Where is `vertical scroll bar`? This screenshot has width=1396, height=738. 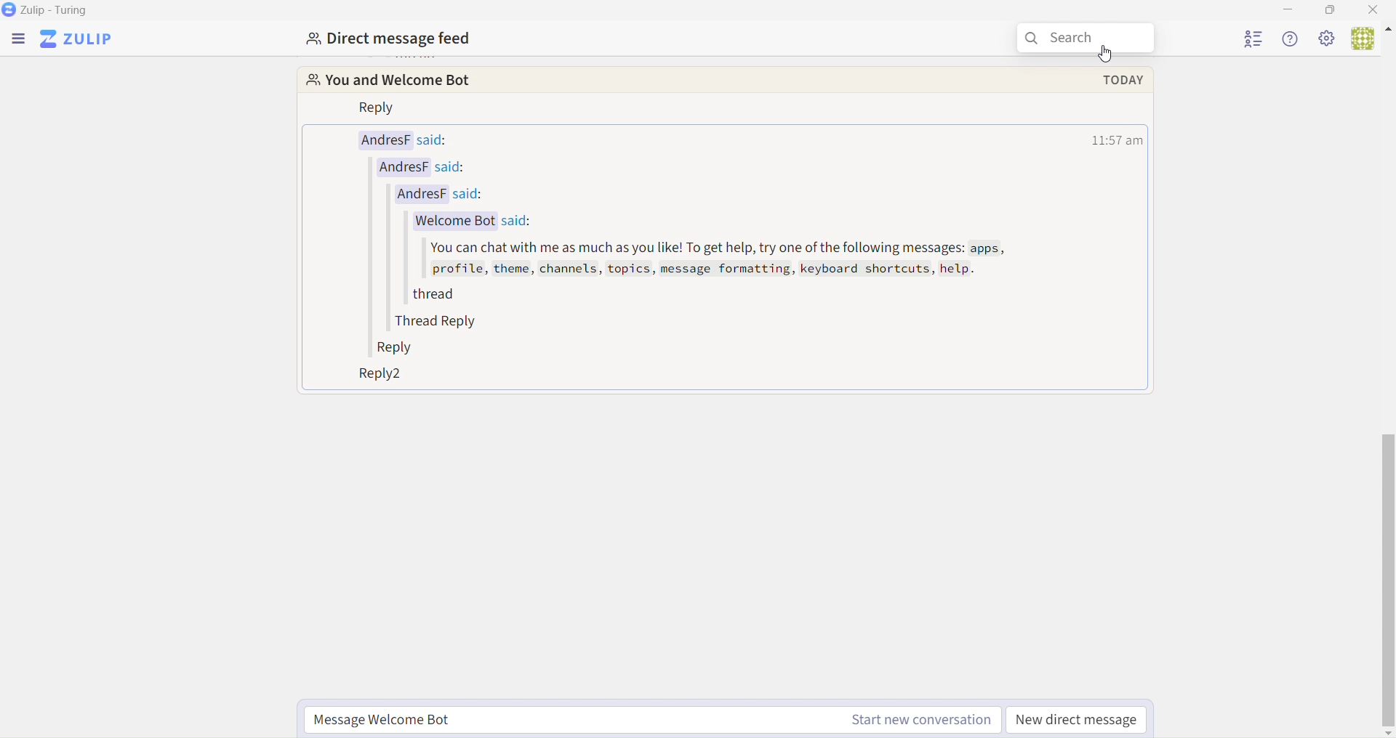
vertical scroll bar is located at coordinates (1386, 583).